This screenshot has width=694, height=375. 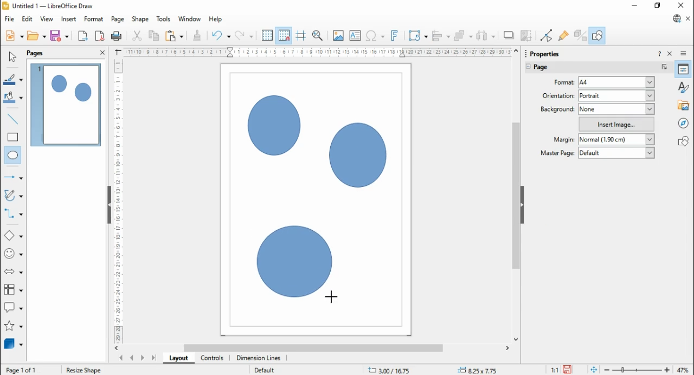 What do you see at coordinates (297, 264) in the screenshot?
I see `Circle shape` at bounding box center [297, 264].